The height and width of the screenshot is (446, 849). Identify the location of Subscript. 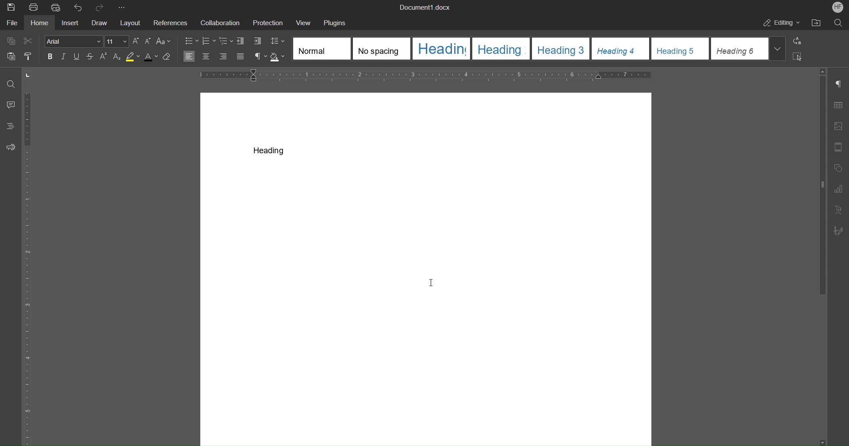
(118, 57).